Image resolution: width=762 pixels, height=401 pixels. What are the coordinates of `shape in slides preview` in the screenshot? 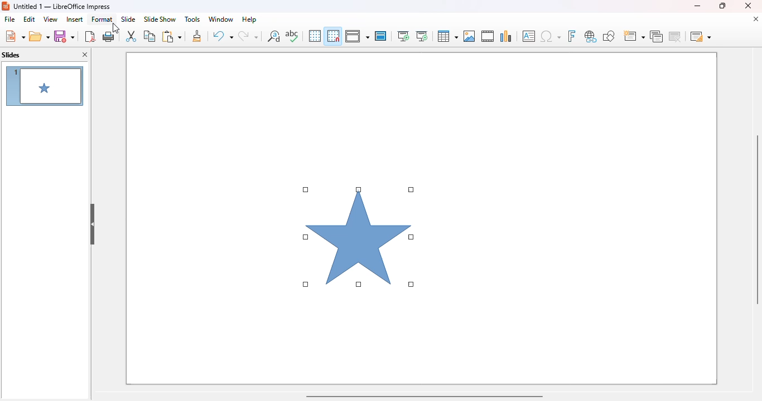 It's located at (44, 86).